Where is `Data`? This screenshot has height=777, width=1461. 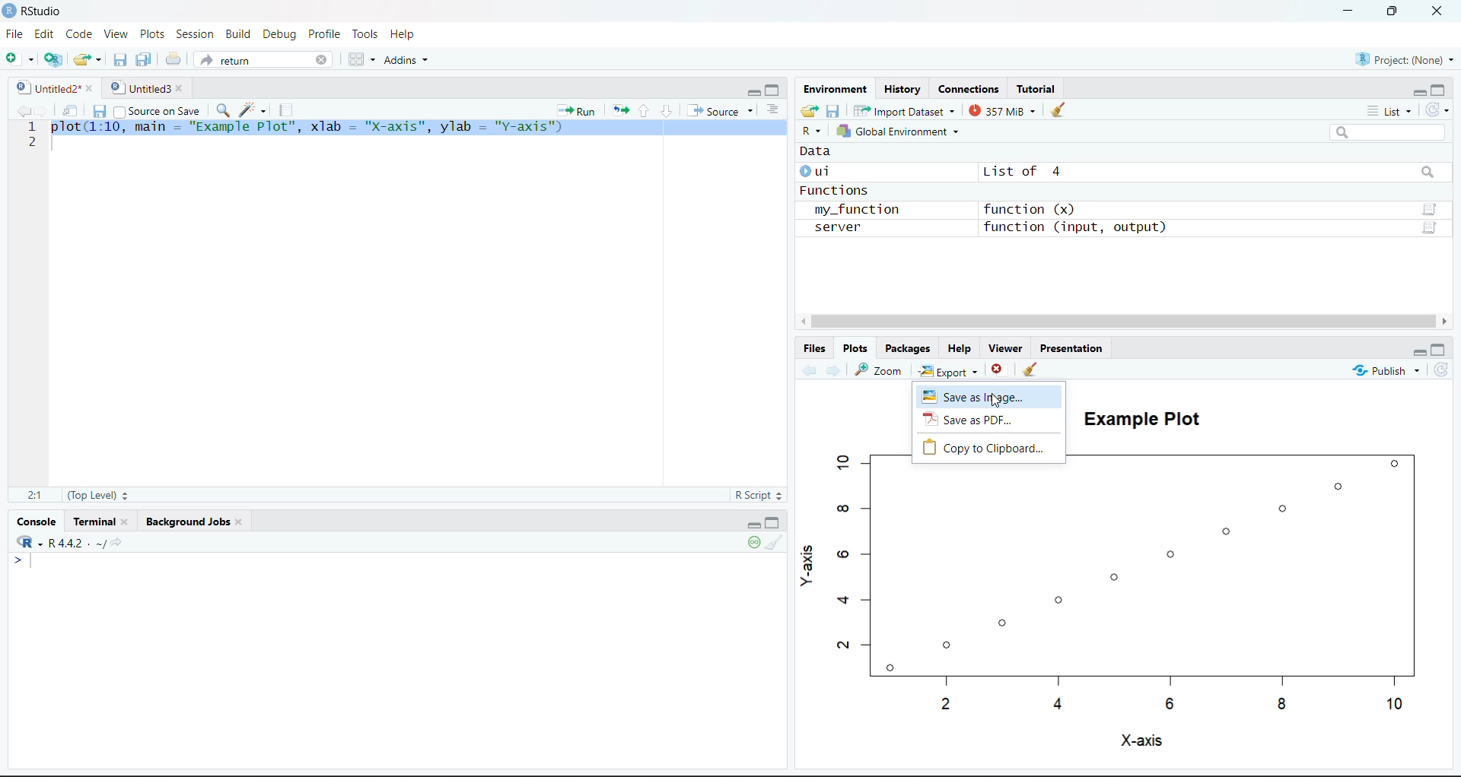 Data is located at coordinates (817, 153).